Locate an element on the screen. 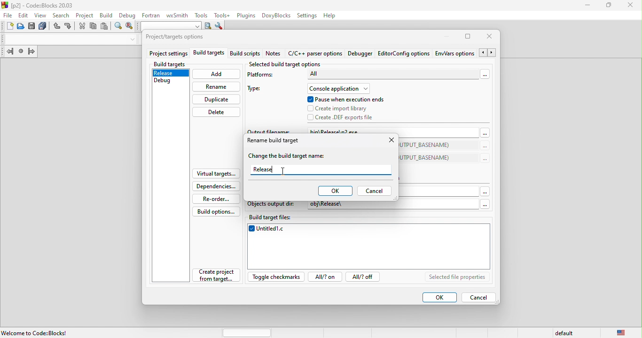 This screenshot has height=338, width=642. jump forward  is located at coordinates (31, 52).